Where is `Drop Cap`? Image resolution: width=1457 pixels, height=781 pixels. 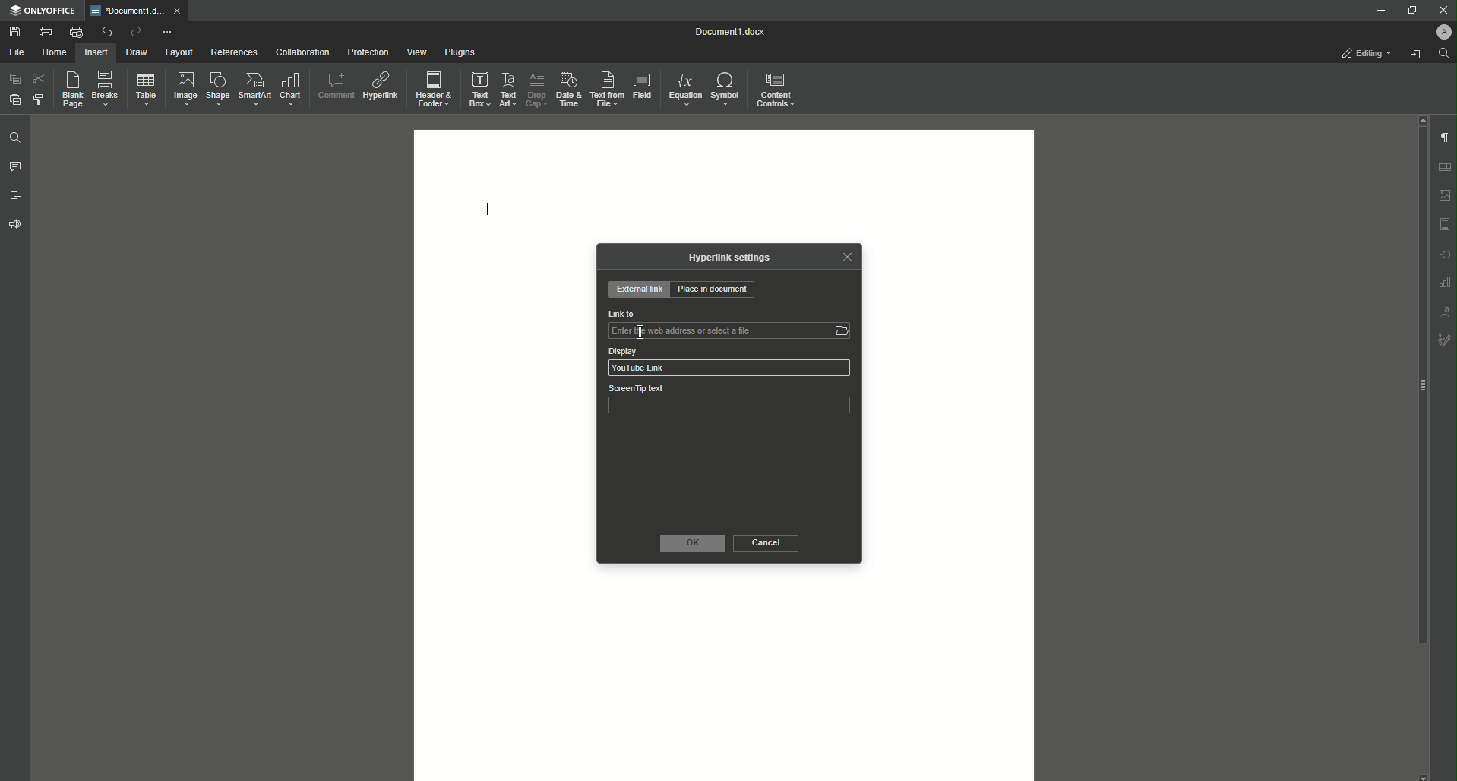
Drop Cap is located at coordinates (536, 89).